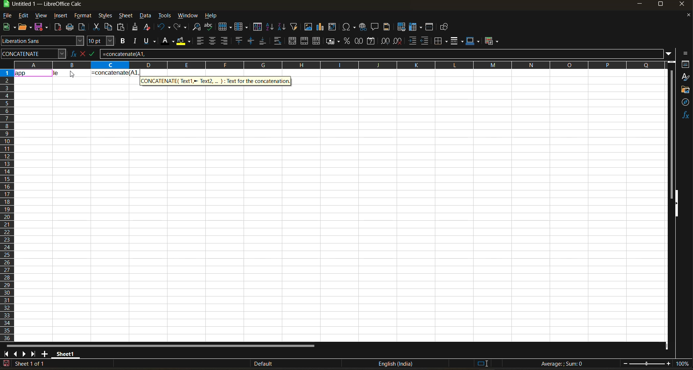 This screenshot has width=693, height=370. I want to click on bold, so click(122, 41).